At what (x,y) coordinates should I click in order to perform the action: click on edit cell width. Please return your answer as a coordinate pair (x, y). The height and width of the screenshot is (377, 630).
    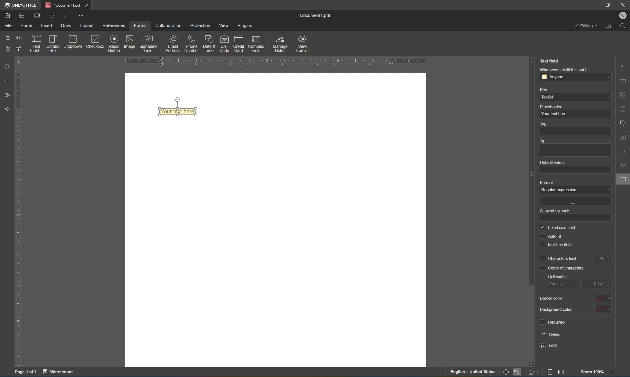
    Looking at the image, I should click on (597, 284).